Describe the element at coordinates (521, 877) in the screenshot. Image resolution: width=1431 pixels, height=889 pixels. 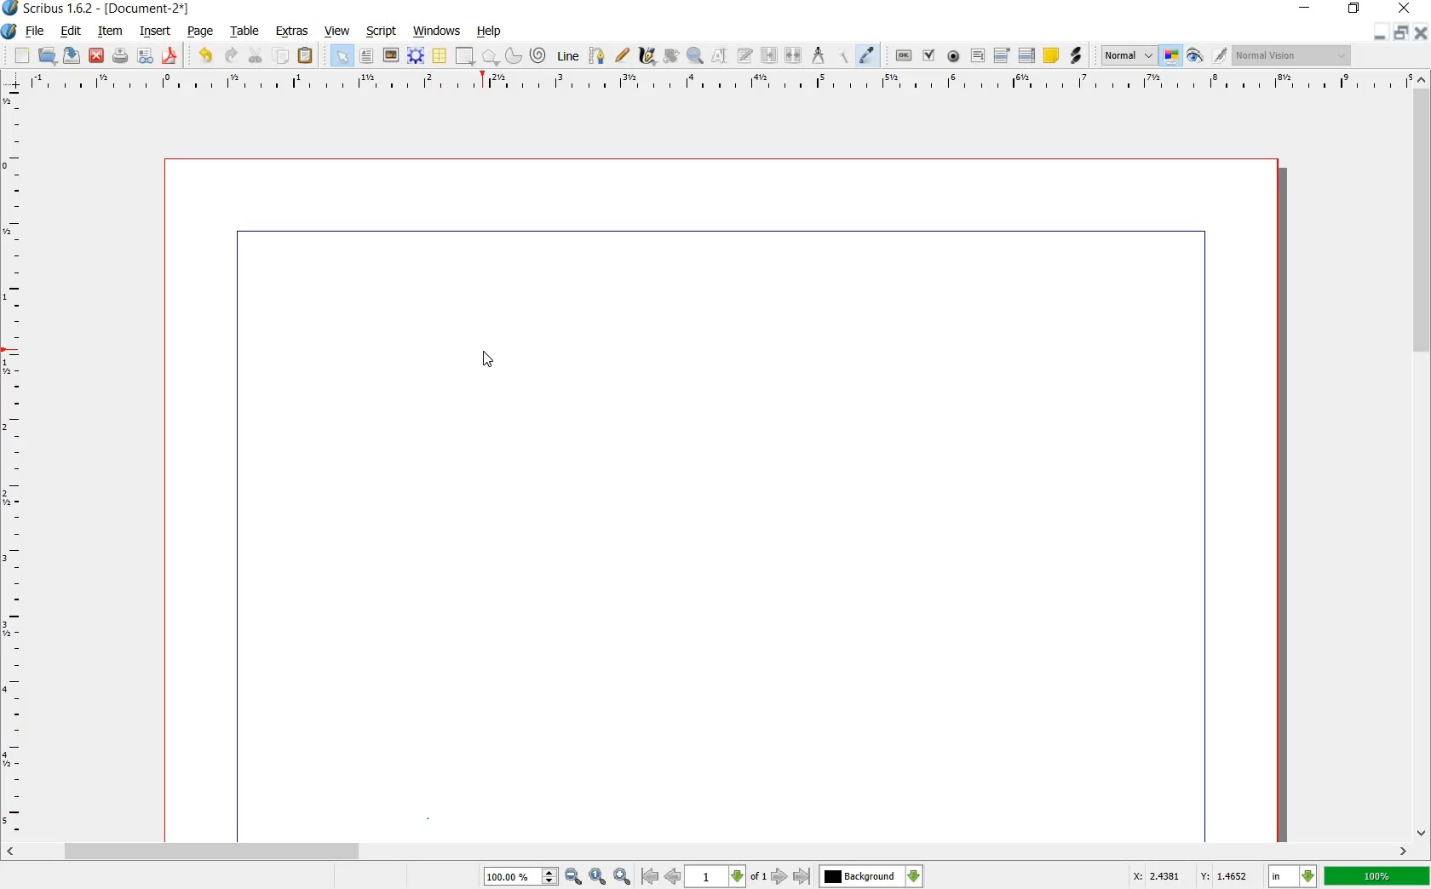
I see `100.00%` at that location.